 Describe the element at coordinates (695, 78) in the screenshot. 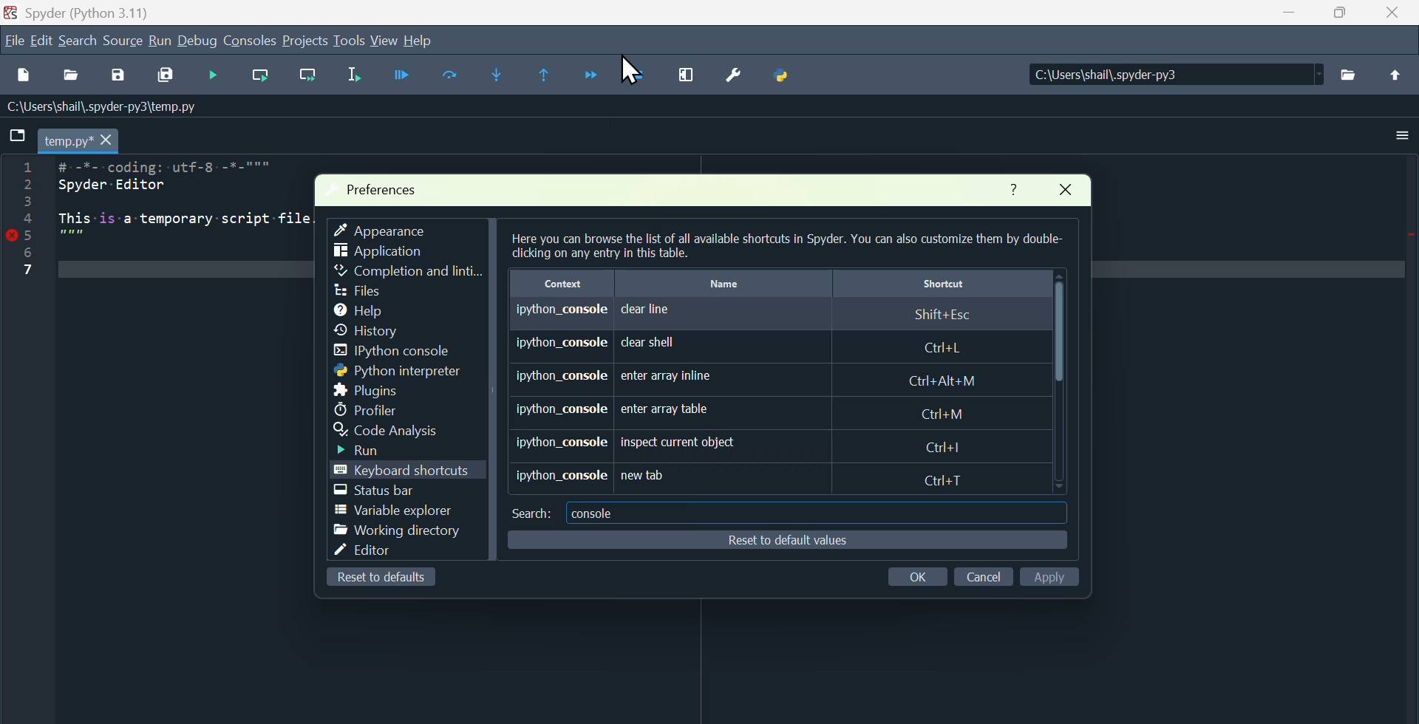

I see `maximise current window` at that location.